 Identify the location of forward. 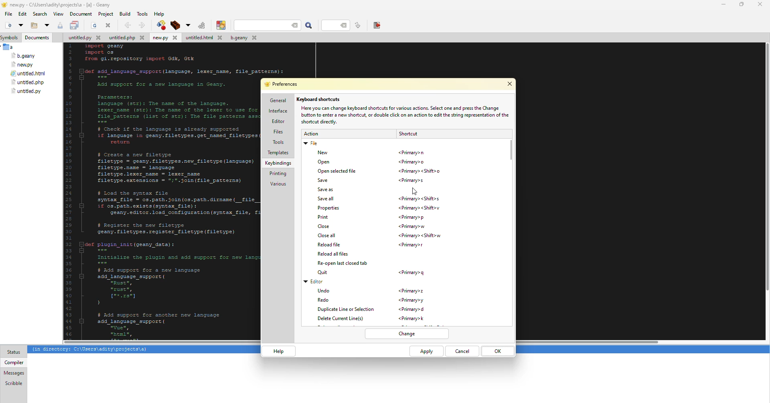
(141, 25).